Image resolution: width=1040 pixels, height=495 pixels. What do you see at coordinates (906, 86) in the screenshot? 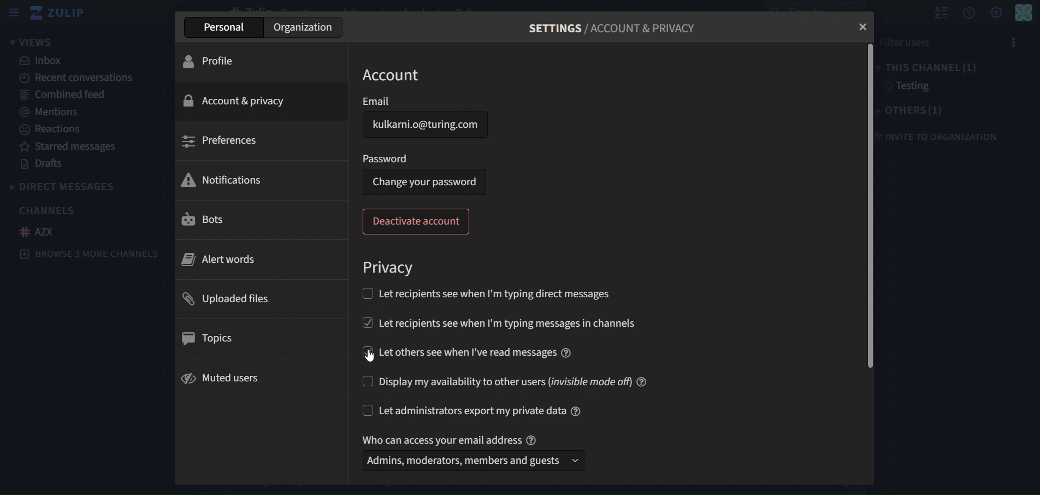
I see `testing` at bounding box center [906, 86].